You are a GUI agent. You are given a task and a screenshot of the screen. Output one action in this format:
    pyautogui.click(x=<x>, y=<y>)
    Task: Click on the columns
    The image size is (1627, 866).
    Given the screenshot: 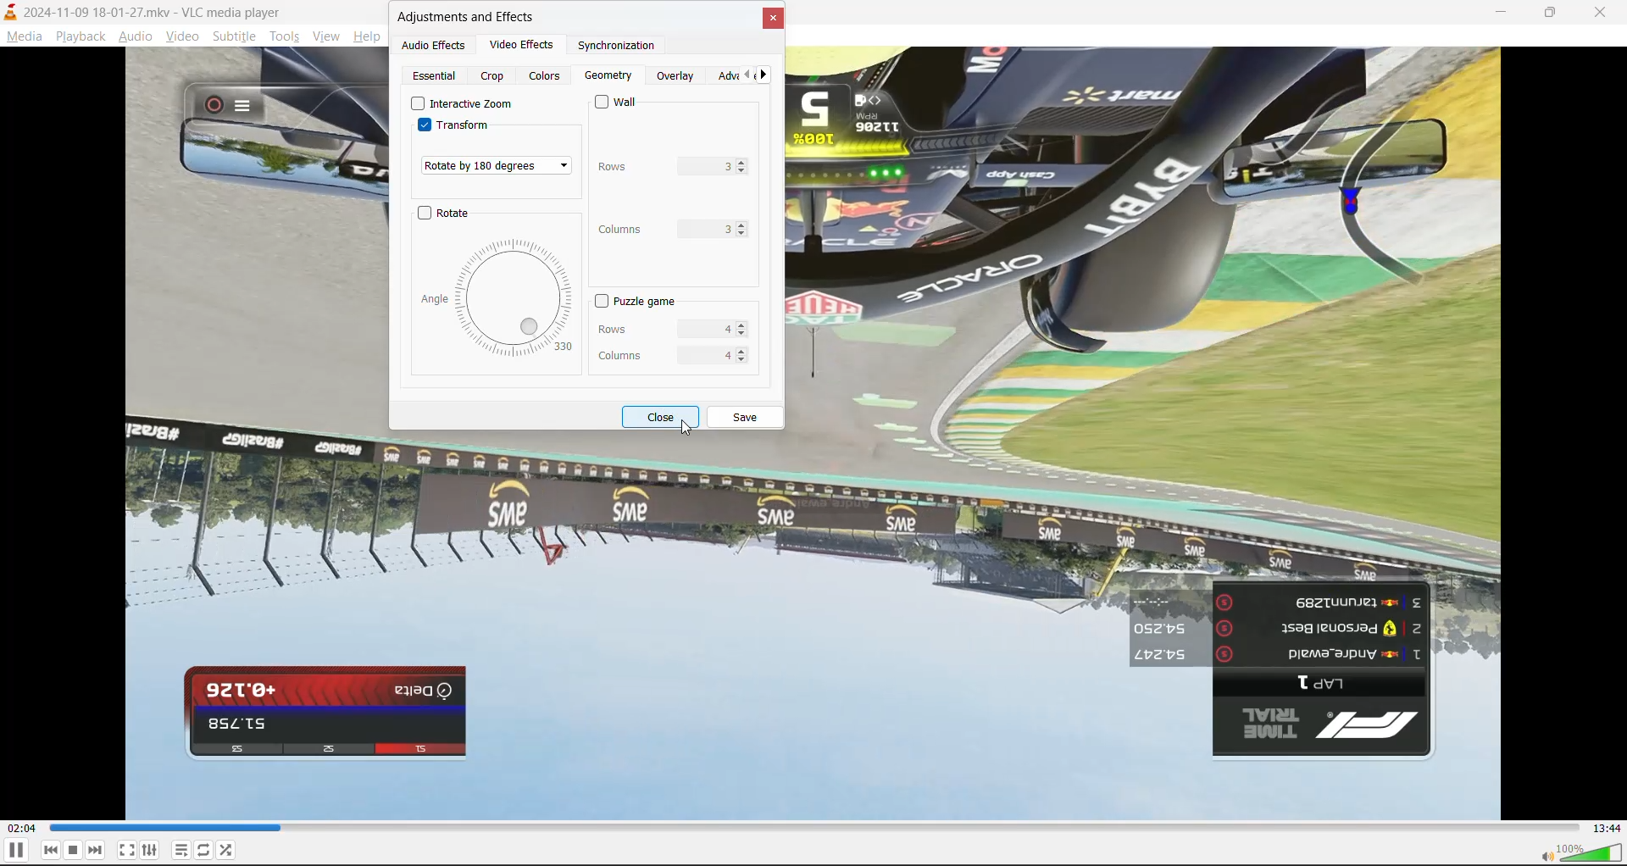 What is the action you would take?
    pyautogui.click(x=658, y=353)
    